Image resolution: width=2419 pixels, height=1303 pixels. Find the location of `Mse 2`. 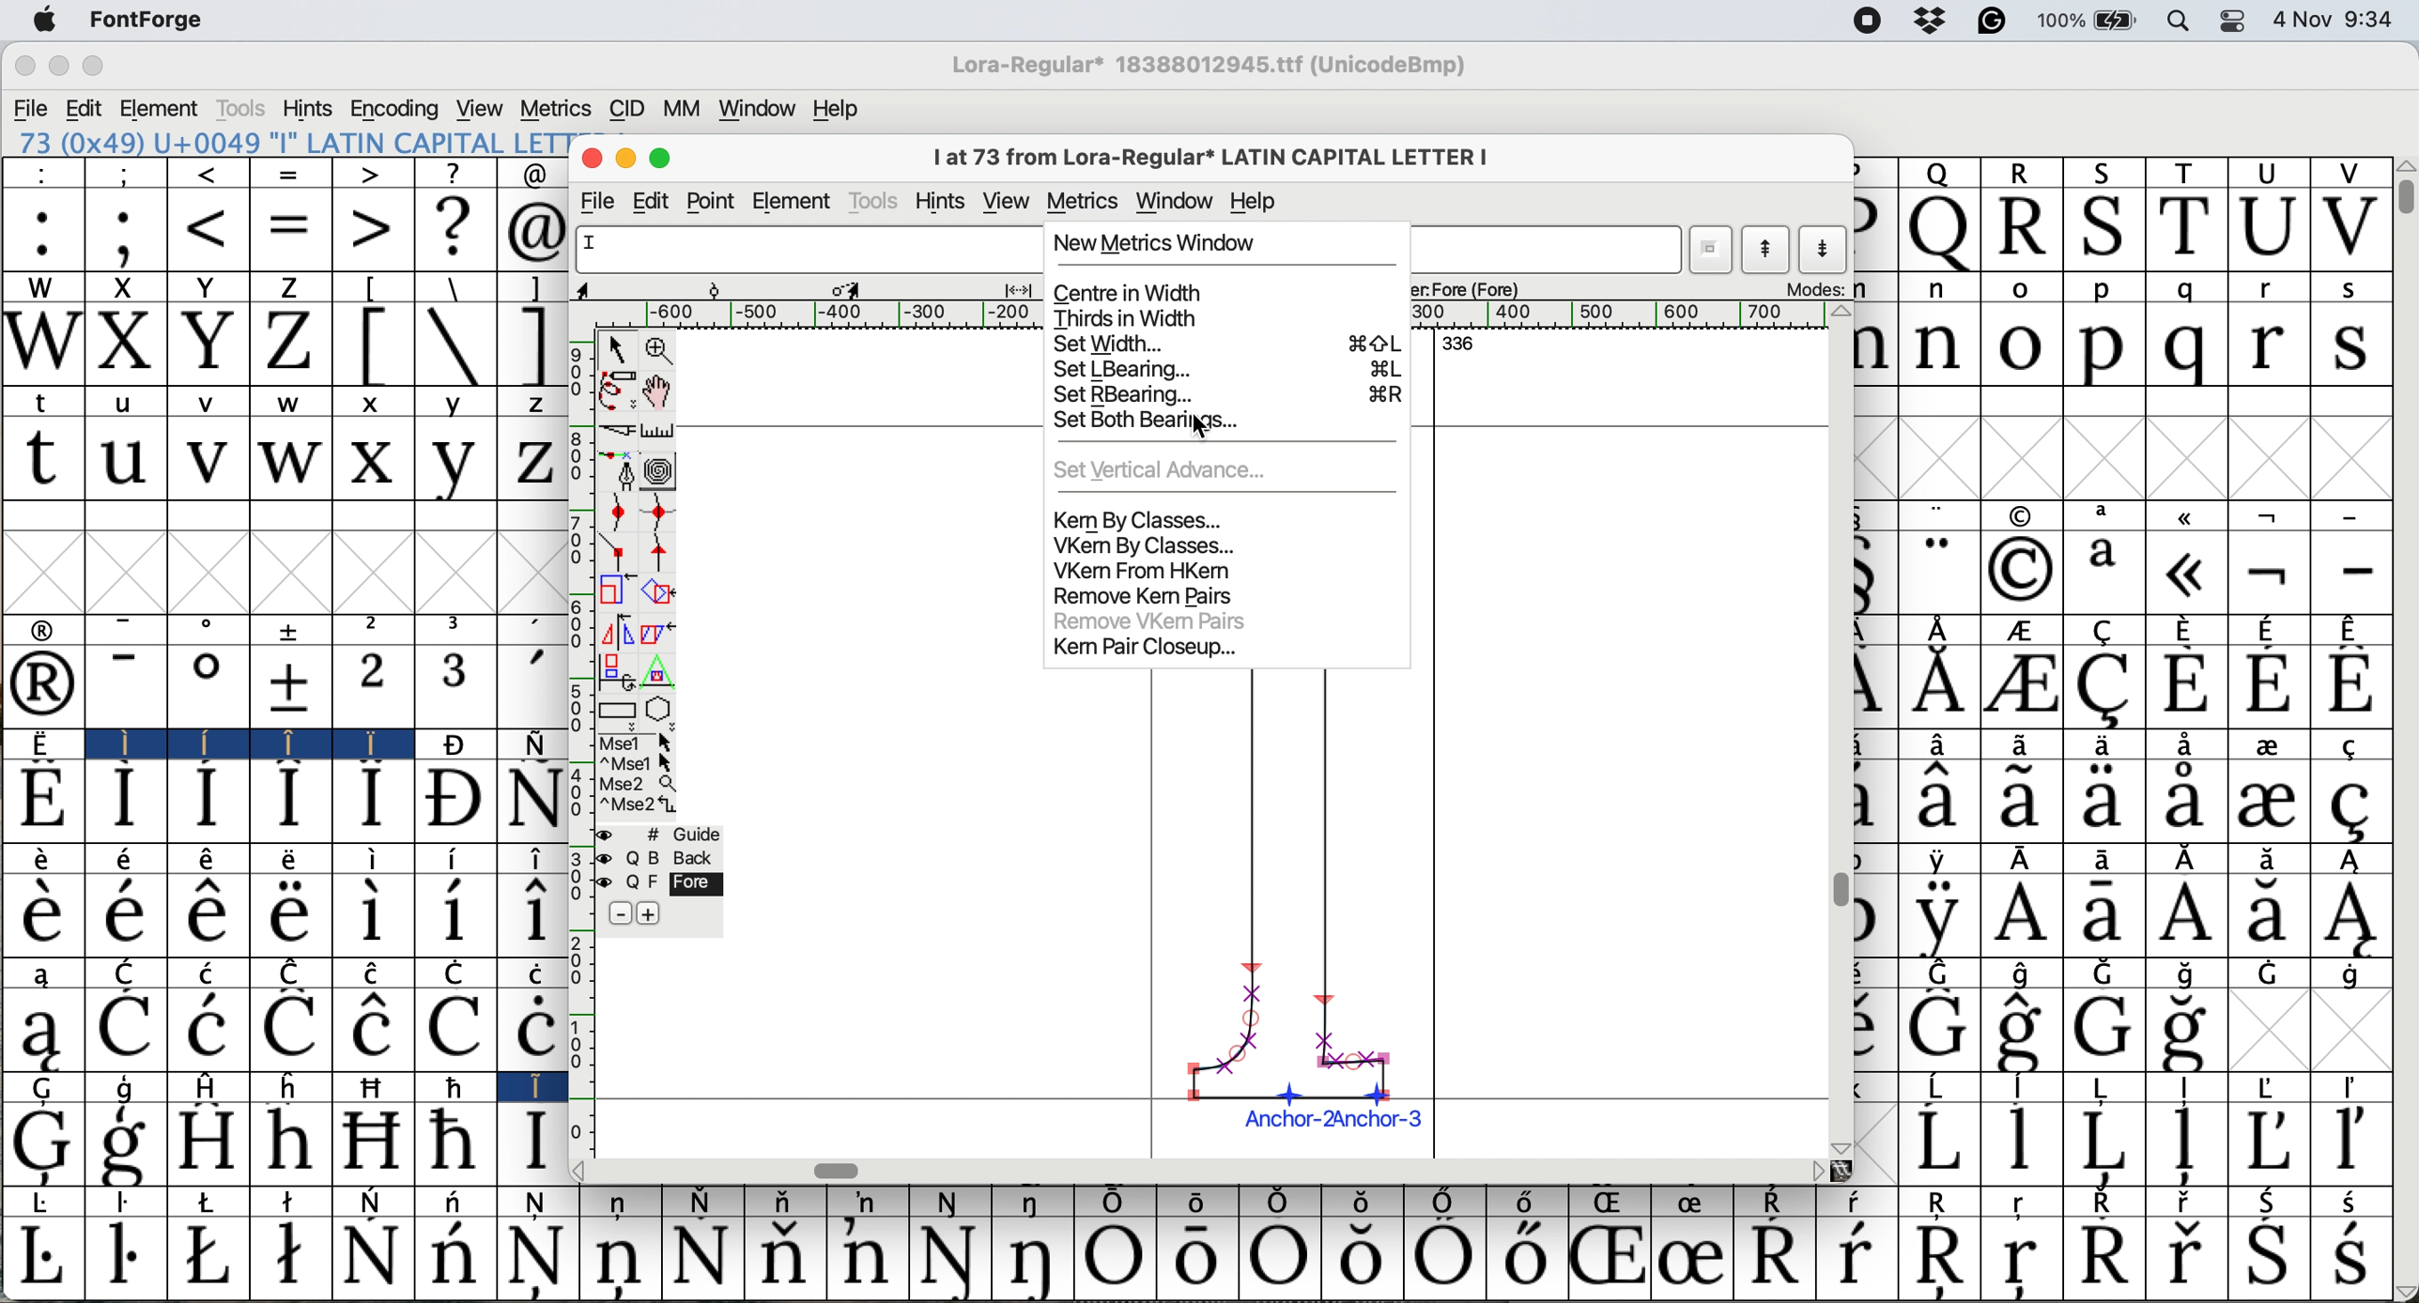

Mse 2 is located at coordinates (640, 784).